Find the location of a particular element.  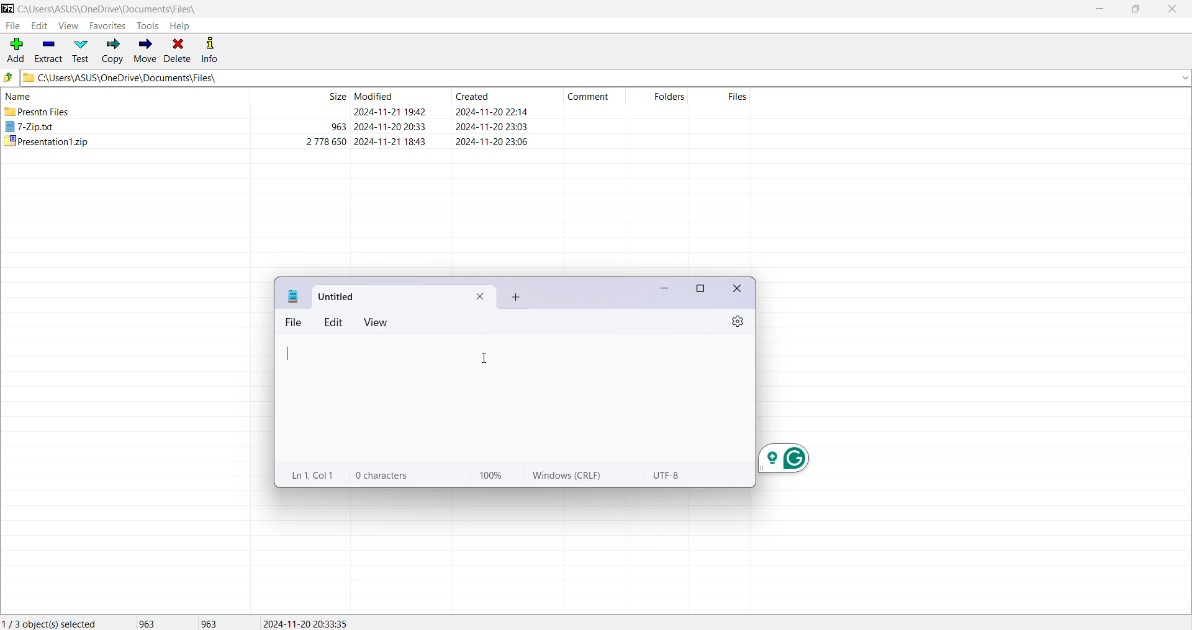

typing is located at coordinates (290, 354).